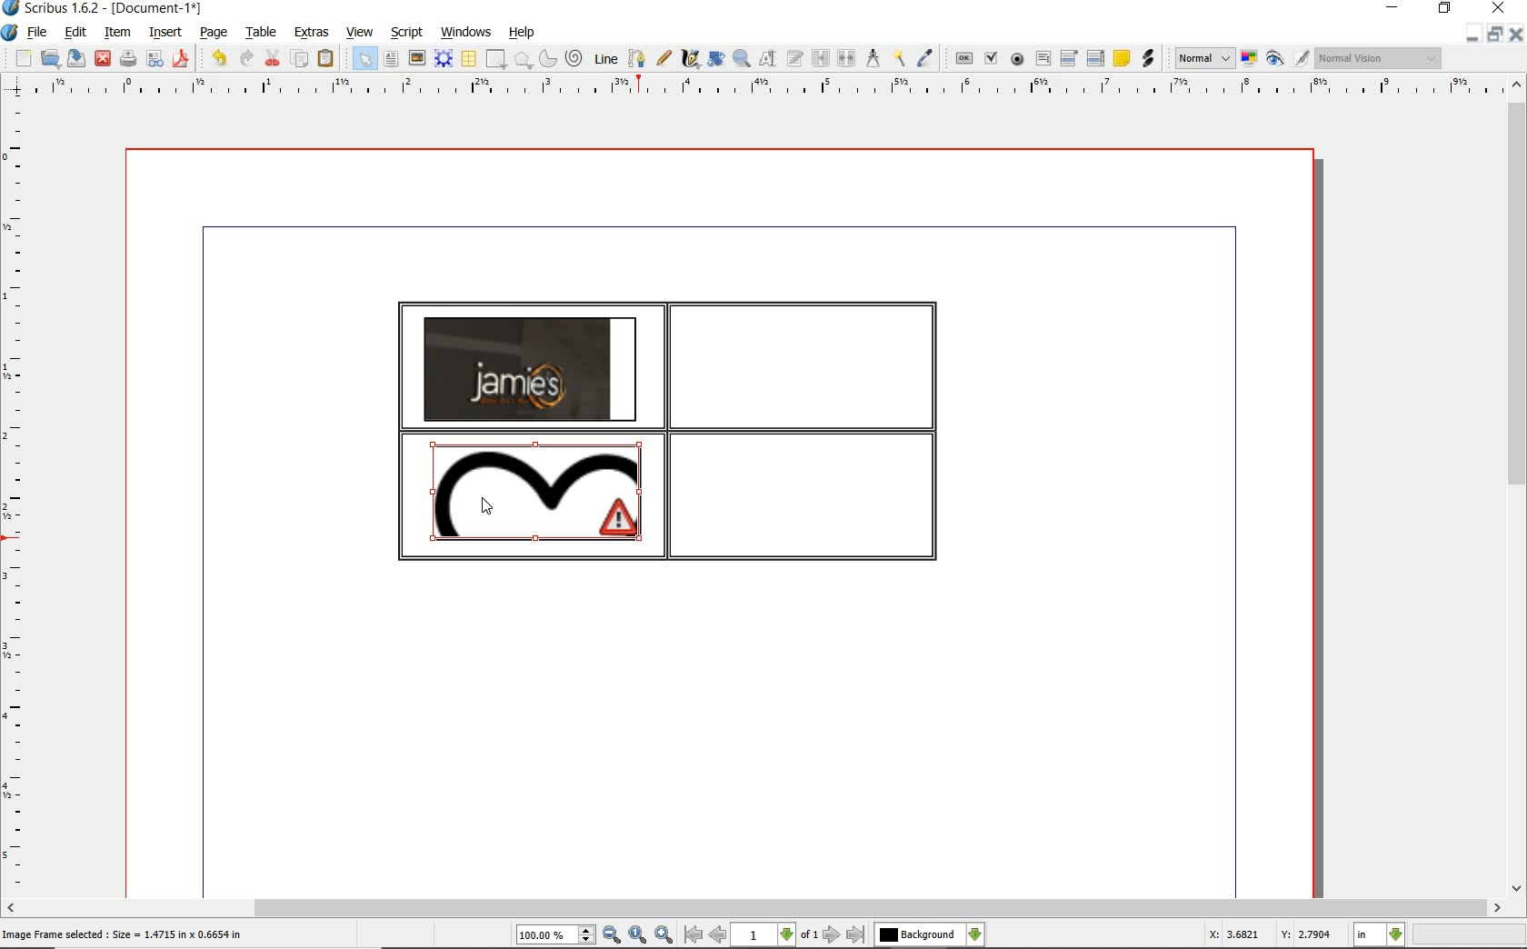 This screenshot has width=1527, height=949. What do you see at coordinates (263, 34) in the screenshot?
I see `table` at bounding box center [263, 34].